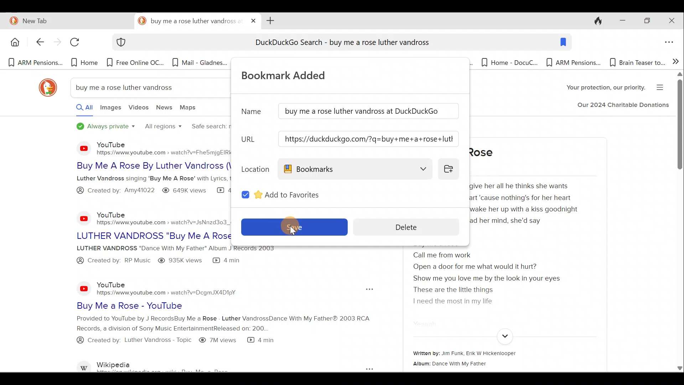 The height and width of the screenshot is (385, 684). What do you see at coordinates (14, 42) in the screenshot?
I see `Home` at bounding box center [14, 42].